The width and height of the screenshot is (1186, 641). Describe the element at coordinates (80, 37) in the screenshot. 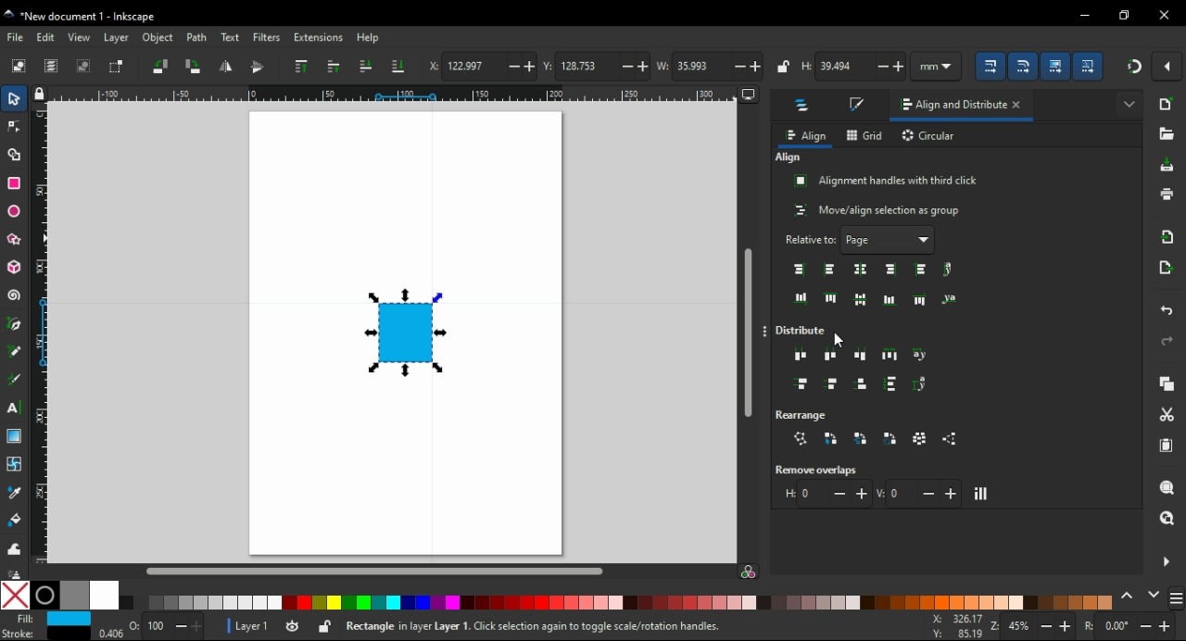

I see `view` at that location.